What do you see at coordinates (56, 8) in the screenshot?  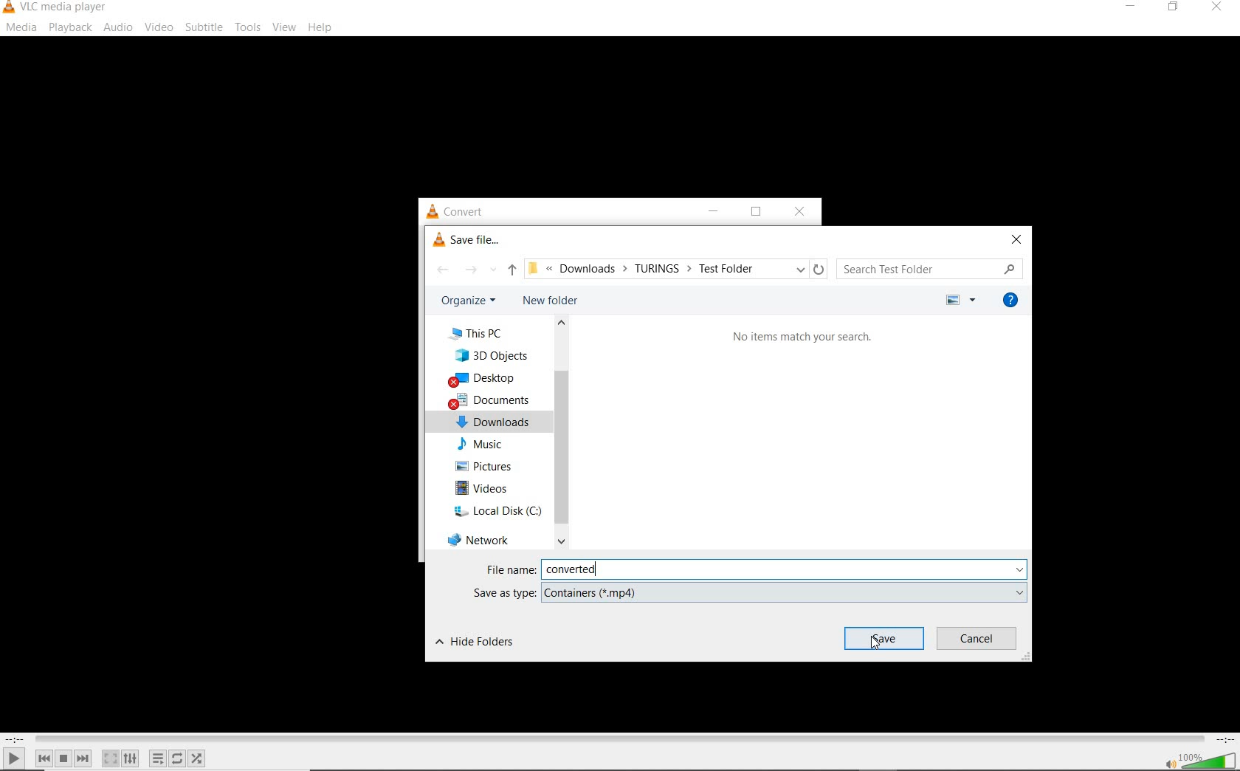 I see `system name` at bounding box center [56, 8].